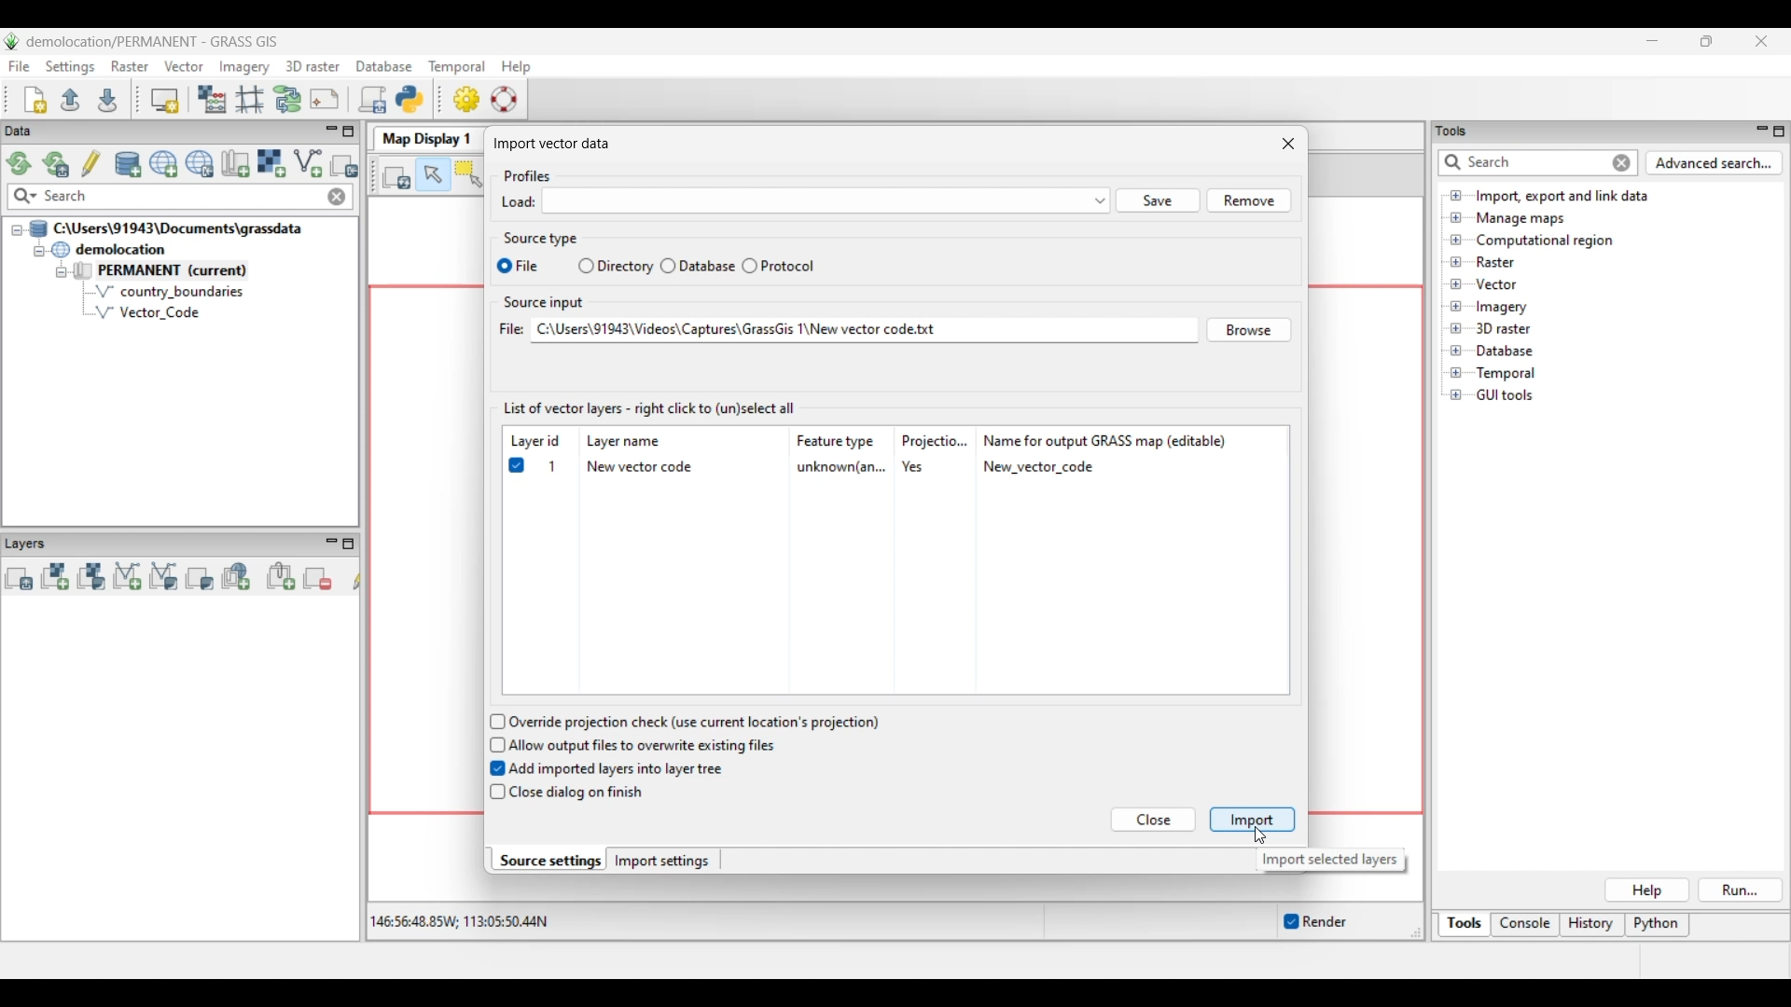 This screenshot has width=1791, height=1007. Describe the element at coordinates (1260, 835) in the screenshot. I see `Cursor clicking on Importing selected file` at that location.